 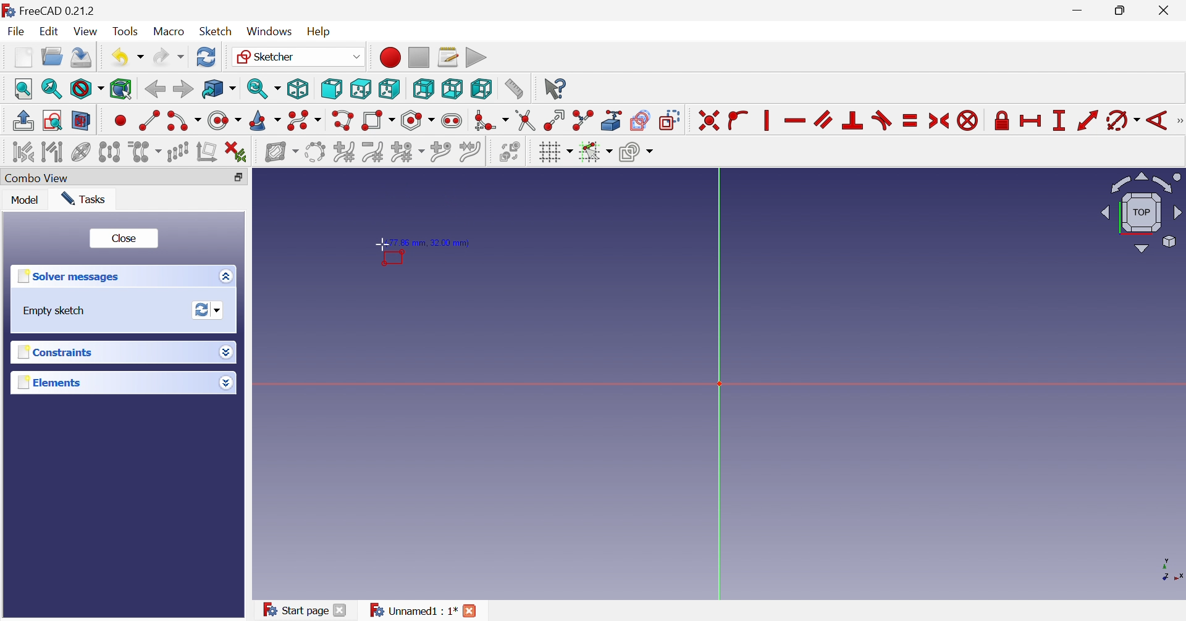 What do you see at coordinates (738, 119) in the screenshot?
I see `Constrain point onto object` at bounding box center [738, 119].